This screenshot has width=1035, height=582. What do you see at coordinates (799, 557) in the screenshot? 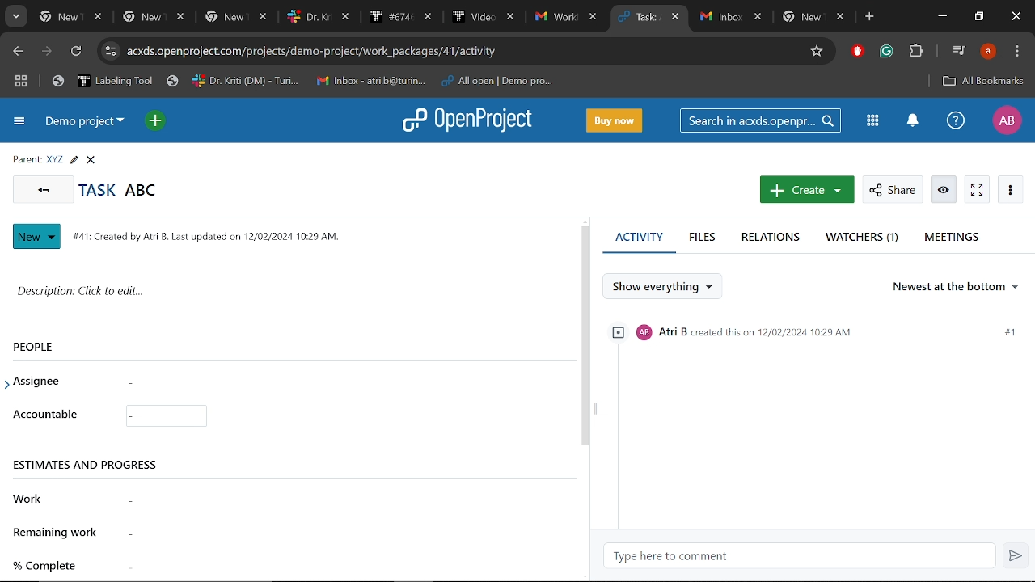
I see `Type here to comment` at bounding box center [799, 557].